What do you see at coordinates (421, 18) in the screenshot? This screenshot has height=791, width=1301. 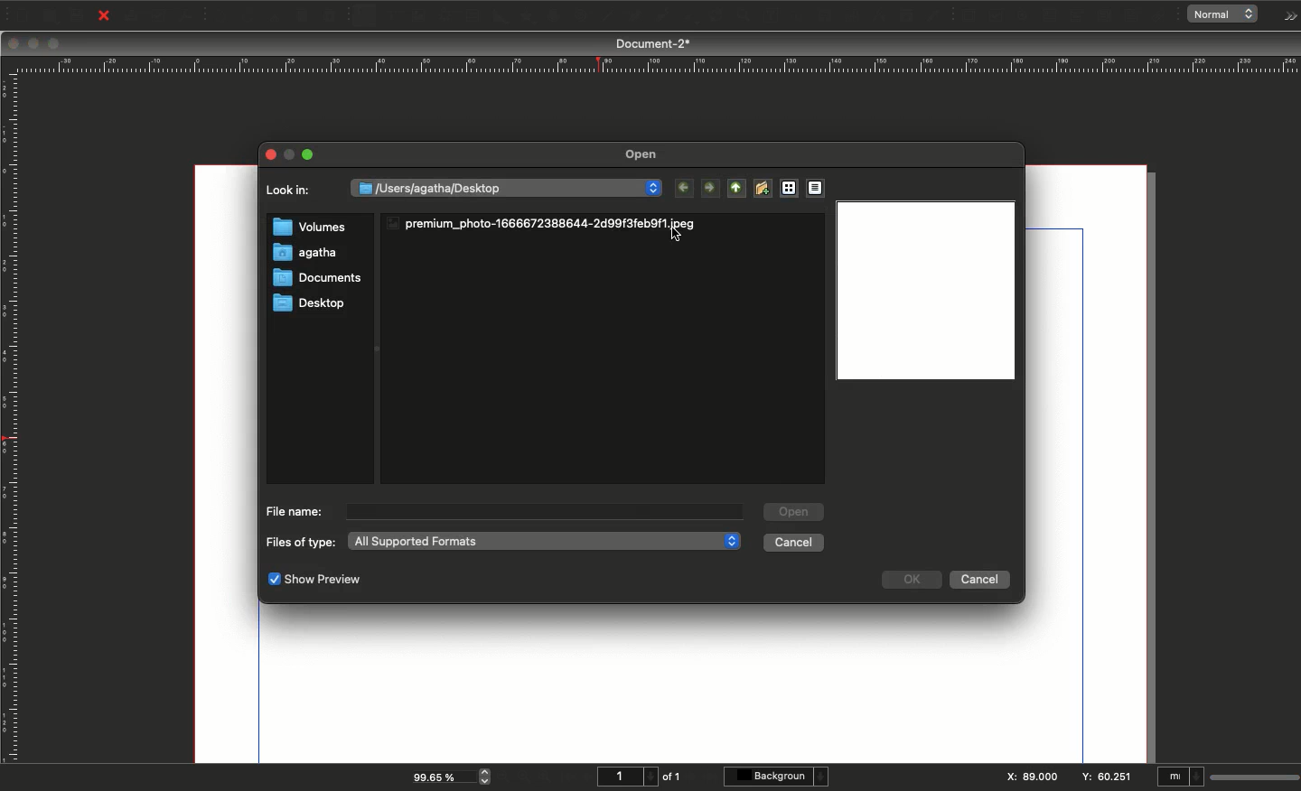 I see `Image frame` at bounding box center [421, 18].